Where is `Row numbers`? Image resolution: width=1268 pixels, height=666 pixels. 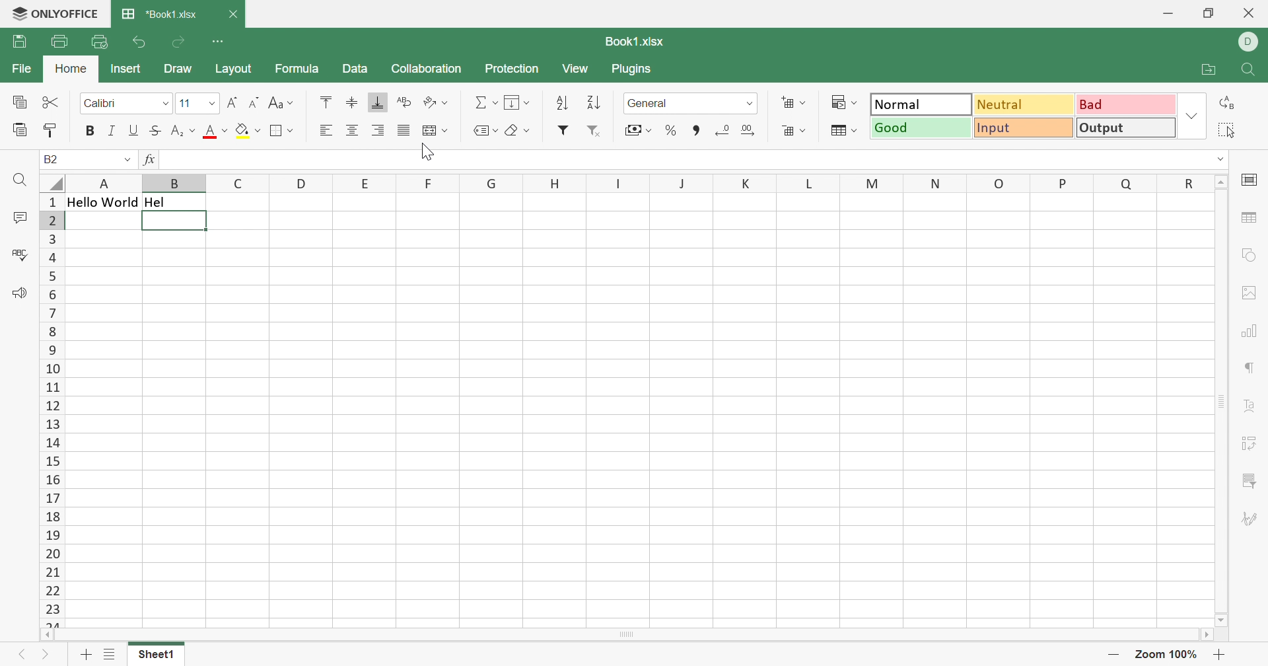 Row numbers is located at coordinates (52, 409).